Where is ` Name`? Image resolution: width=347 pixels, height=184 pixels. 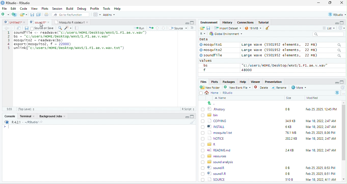
 Name is located at coordinates (221, 98).